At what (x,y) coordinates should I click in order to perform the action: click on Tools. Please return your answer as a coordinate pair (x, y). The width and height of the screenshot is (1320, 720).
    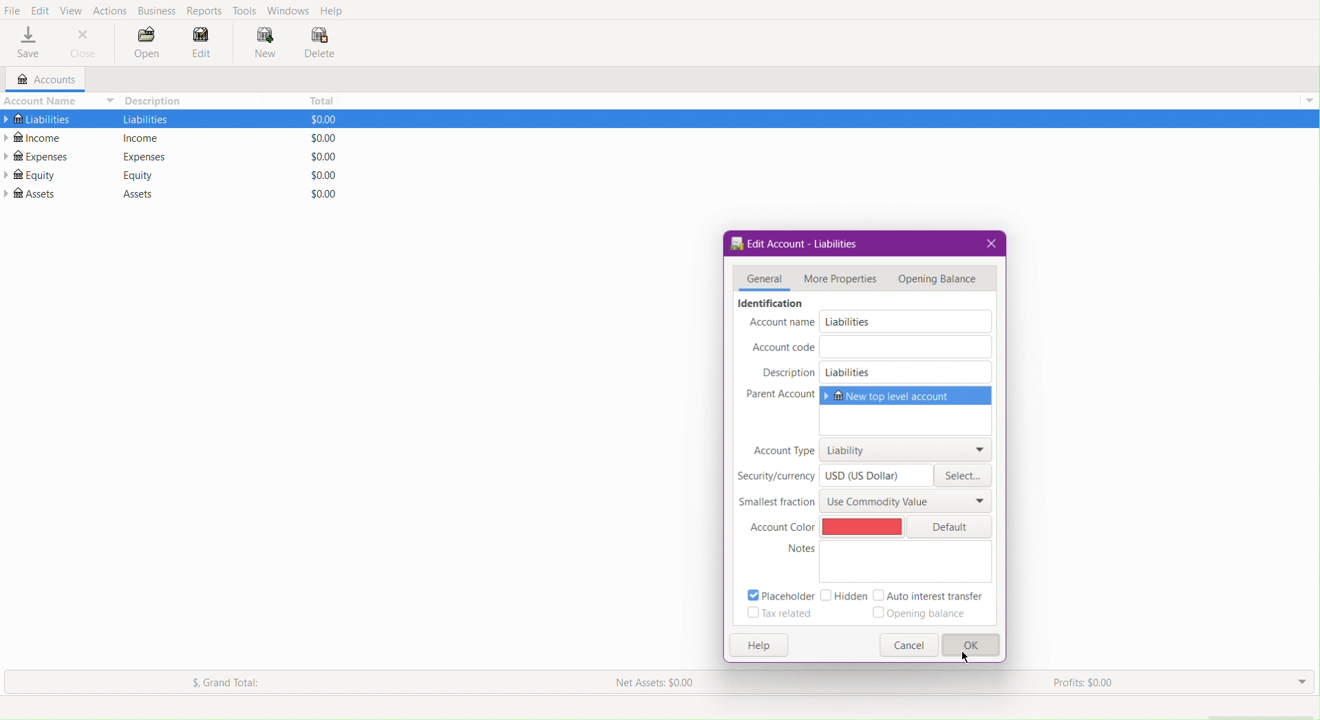
    Looking at the image, I should click on (246, 10).